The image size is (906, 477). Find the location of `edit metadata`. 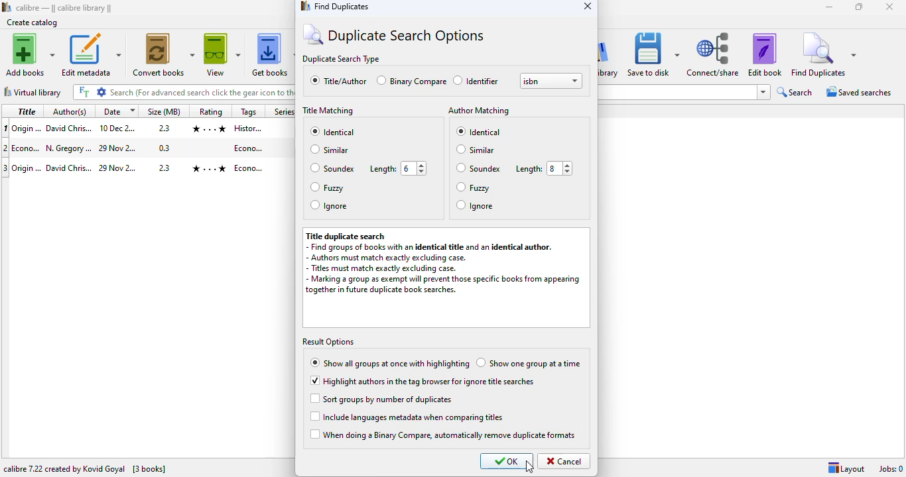

edit metadata is located at coordinates (92, 54).